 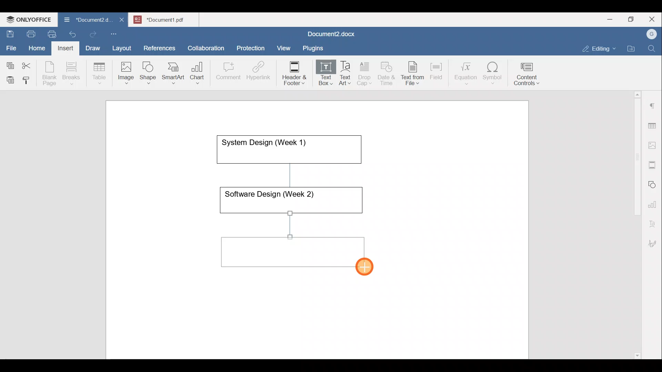 I want to click on Shape, so click(x=149, y=70).